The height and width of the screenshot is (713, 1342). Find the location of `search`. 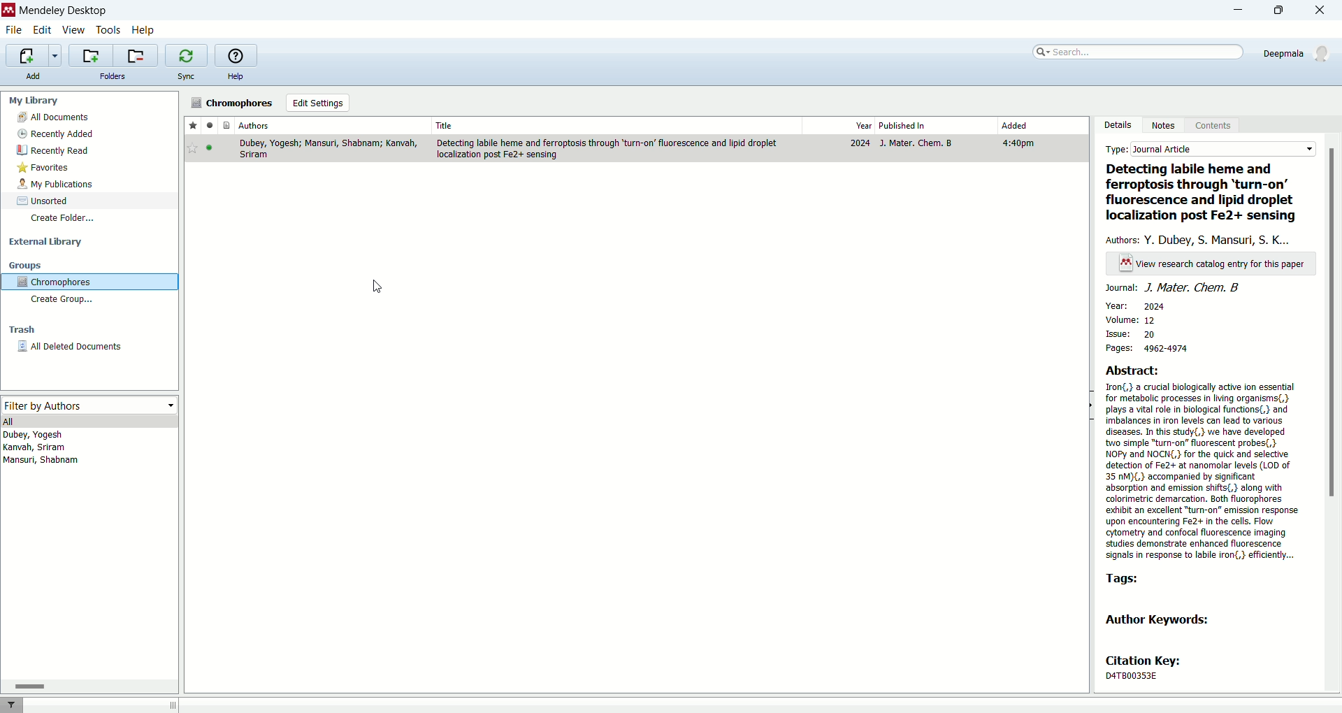

search is located at coordinates (1139, 50).